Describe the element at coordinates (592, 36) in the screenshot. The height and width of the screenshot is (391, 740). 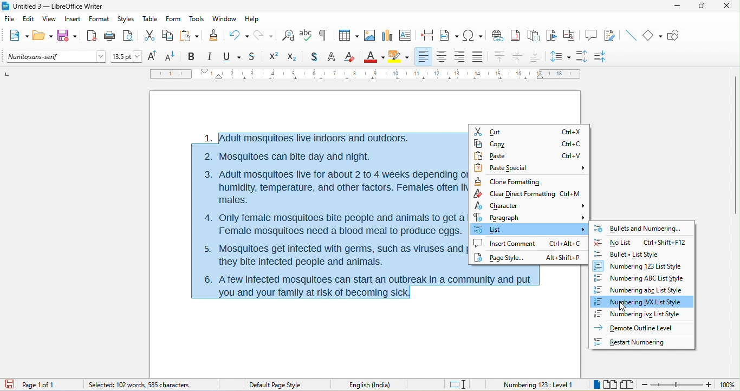
I see `comment` at that location.